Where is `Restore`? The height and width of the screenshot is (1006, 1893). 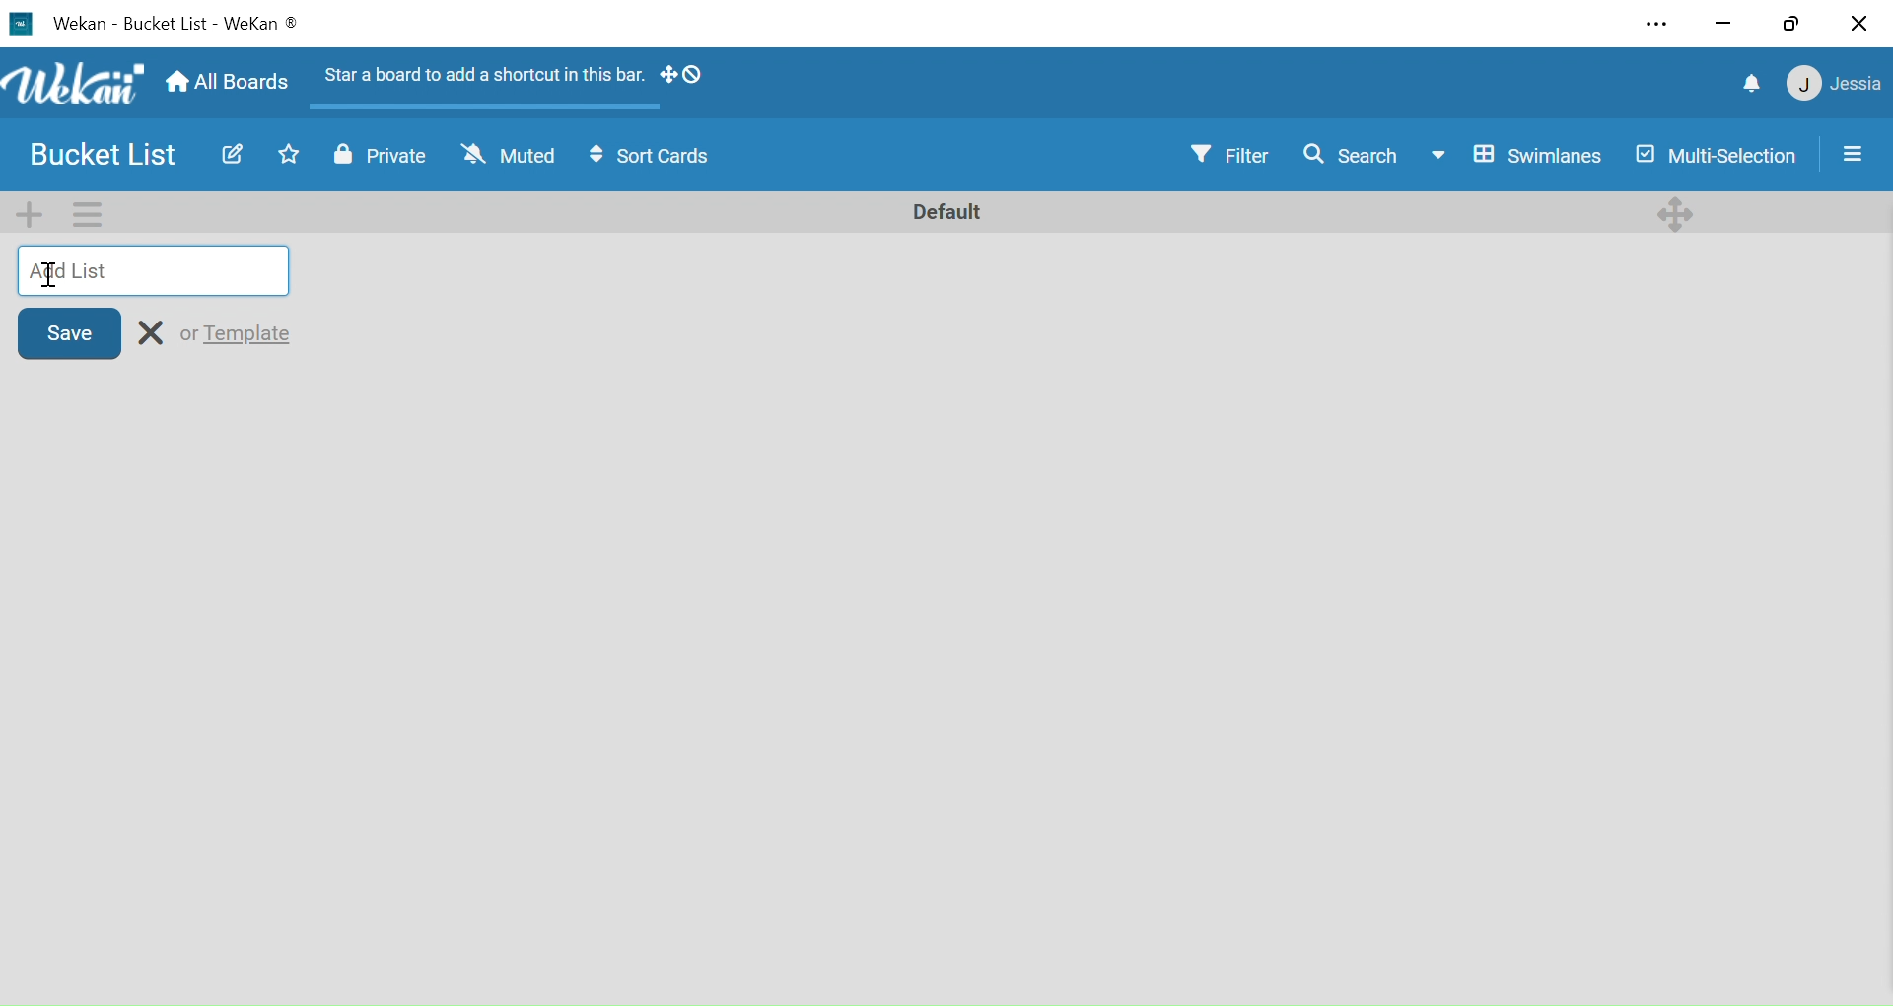
Restore is located at coordinates (1790, 24).